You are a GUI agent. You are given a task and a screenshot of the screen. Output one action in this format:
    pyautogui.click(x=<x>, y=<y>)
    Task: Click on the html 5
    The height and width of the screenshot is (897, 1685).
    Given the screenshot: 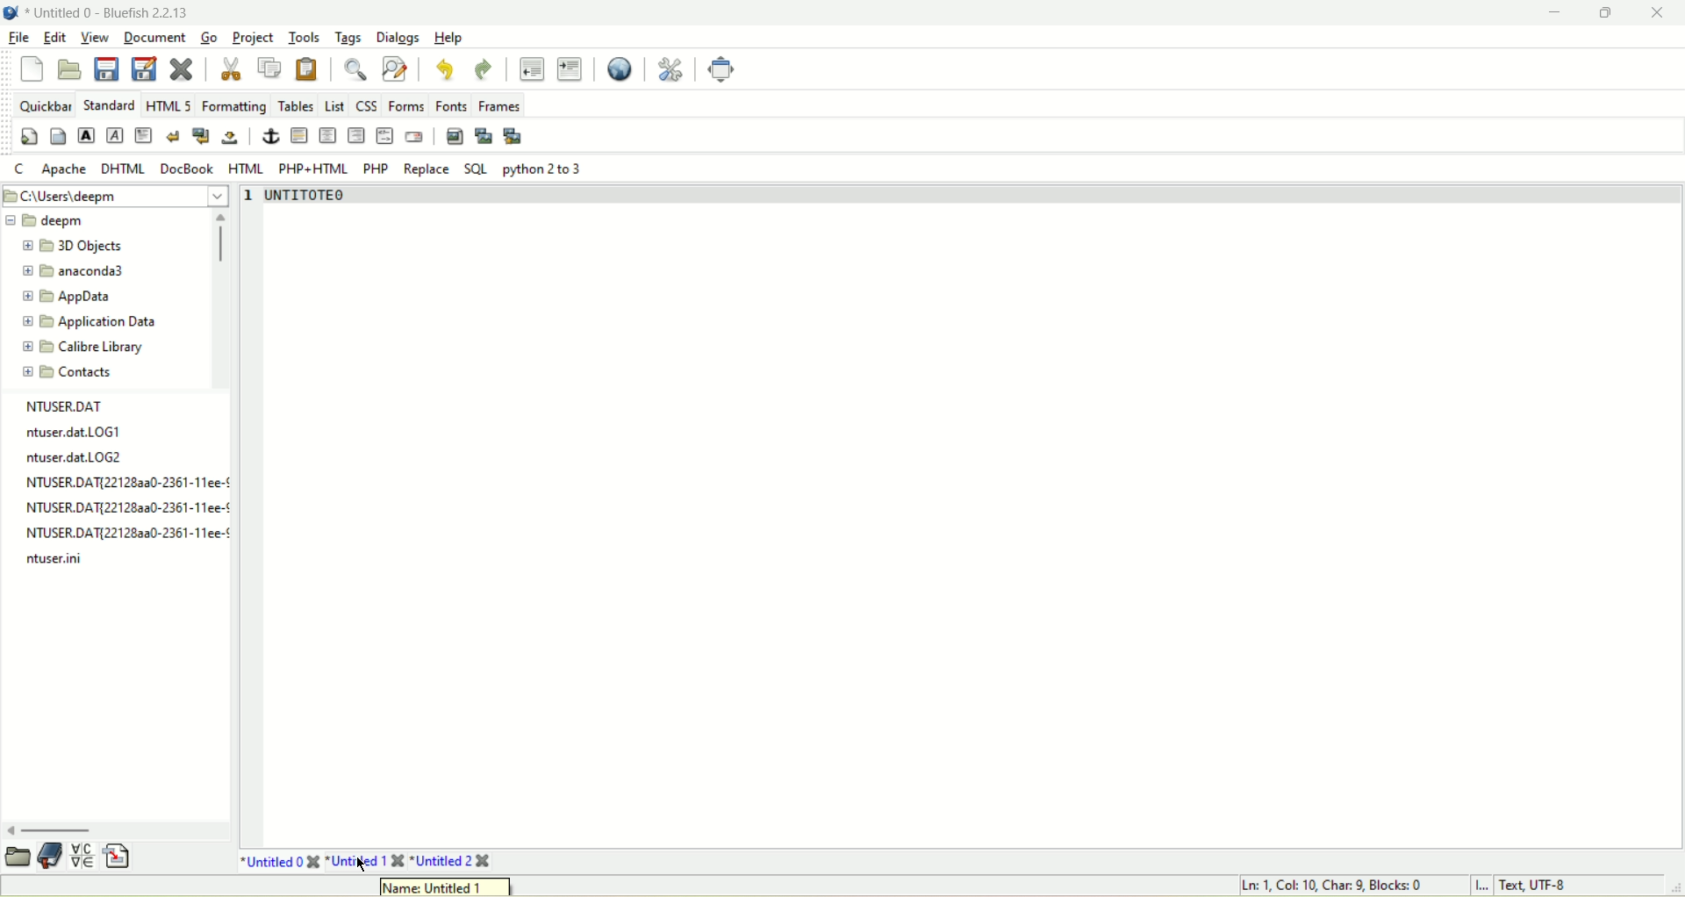 What is the action you would take?
    pyautogui.click(x=168, y=102)
    